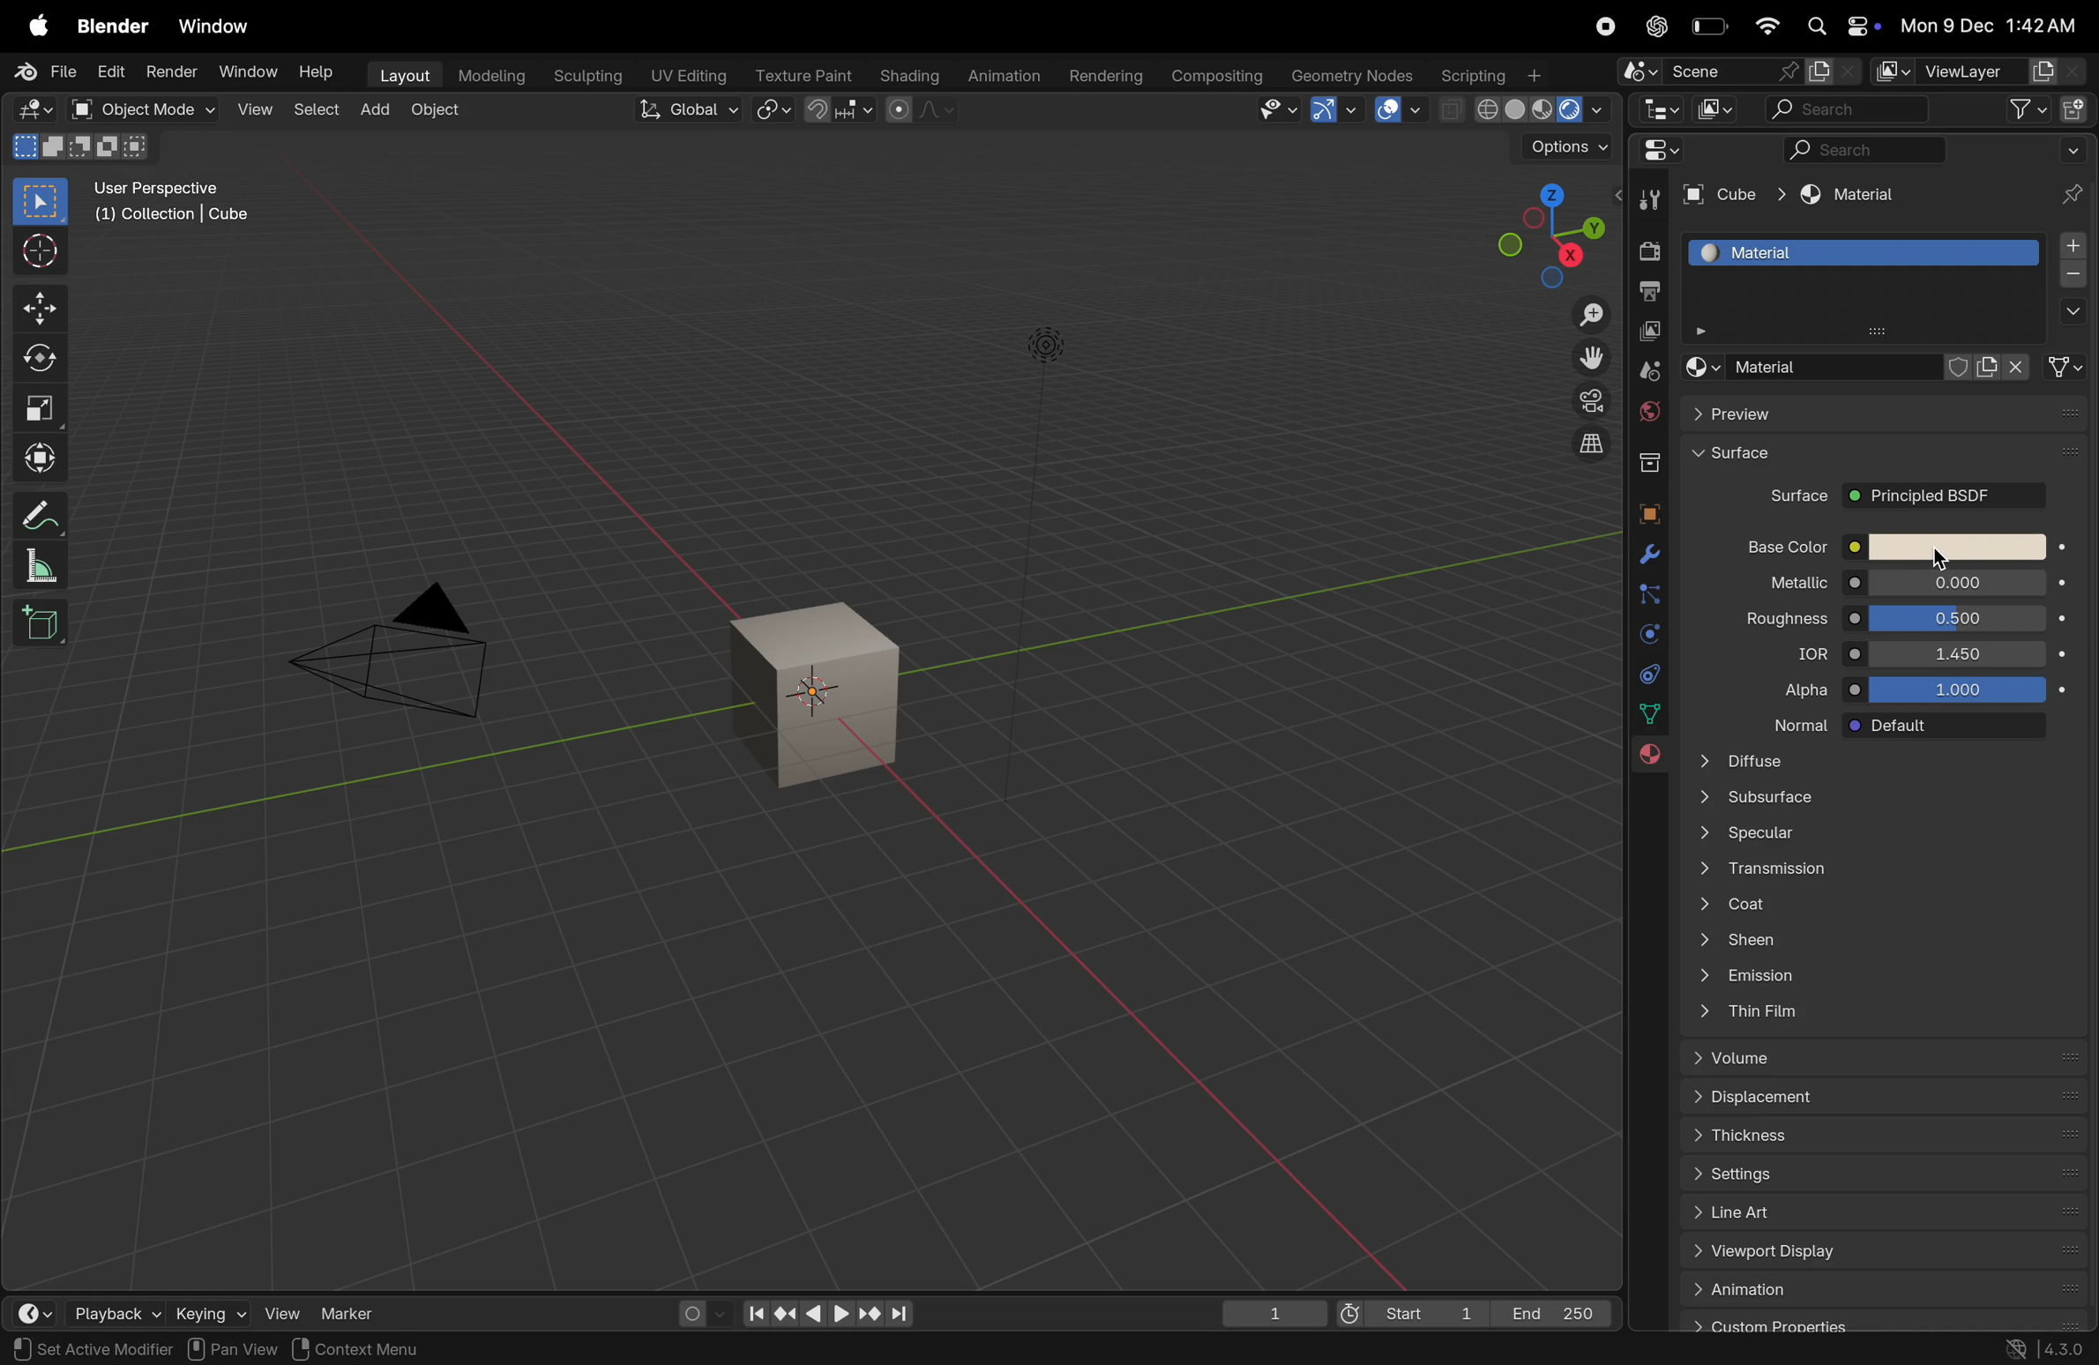  Describe the element at coordinates (1880, 416) in the screenshot. I see `Preview` at that location.